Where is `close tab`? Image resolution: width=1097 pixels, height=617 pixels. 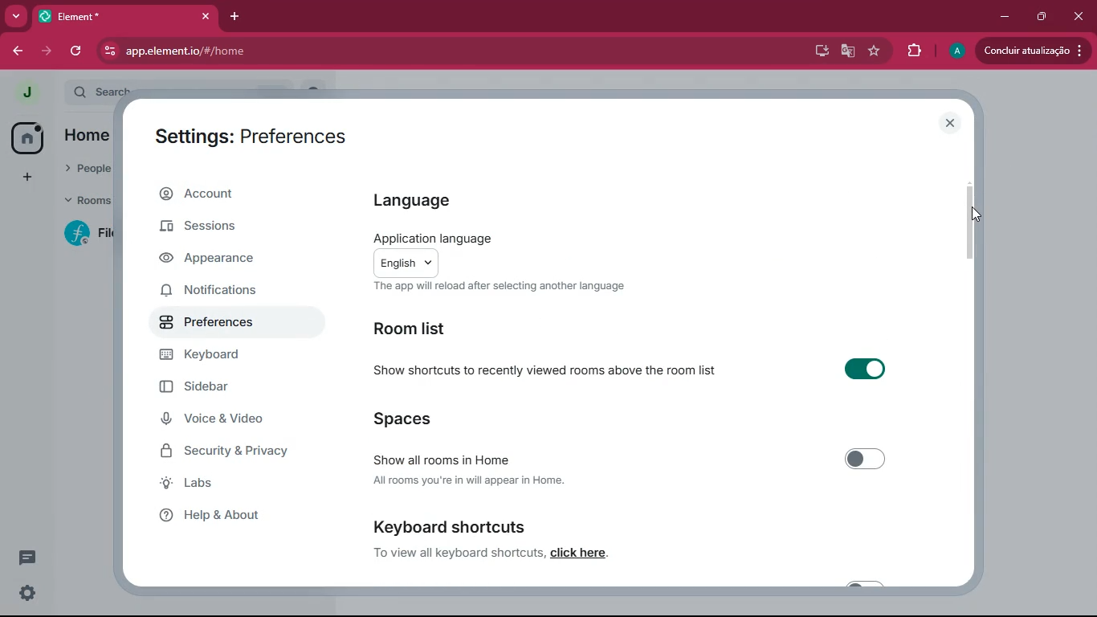 close tab is located at coordinates (206, 17).